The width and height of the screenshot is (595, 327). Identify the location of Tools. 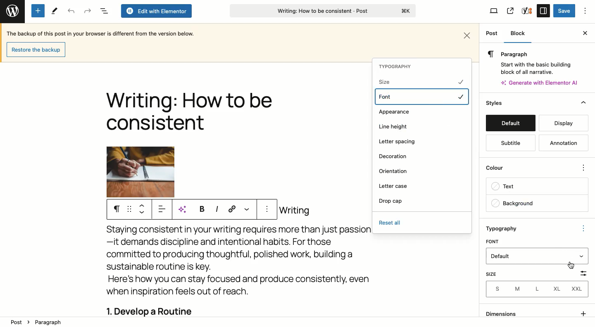
(54, 11).